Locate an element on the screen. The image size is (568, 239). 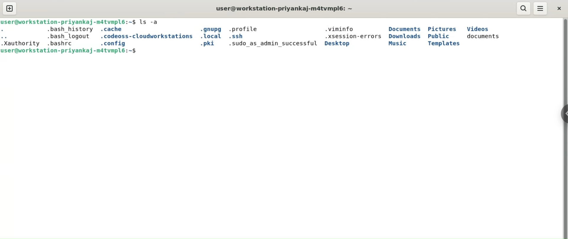
.sudo_as_admin_successful is located at coordinates (274, 43).